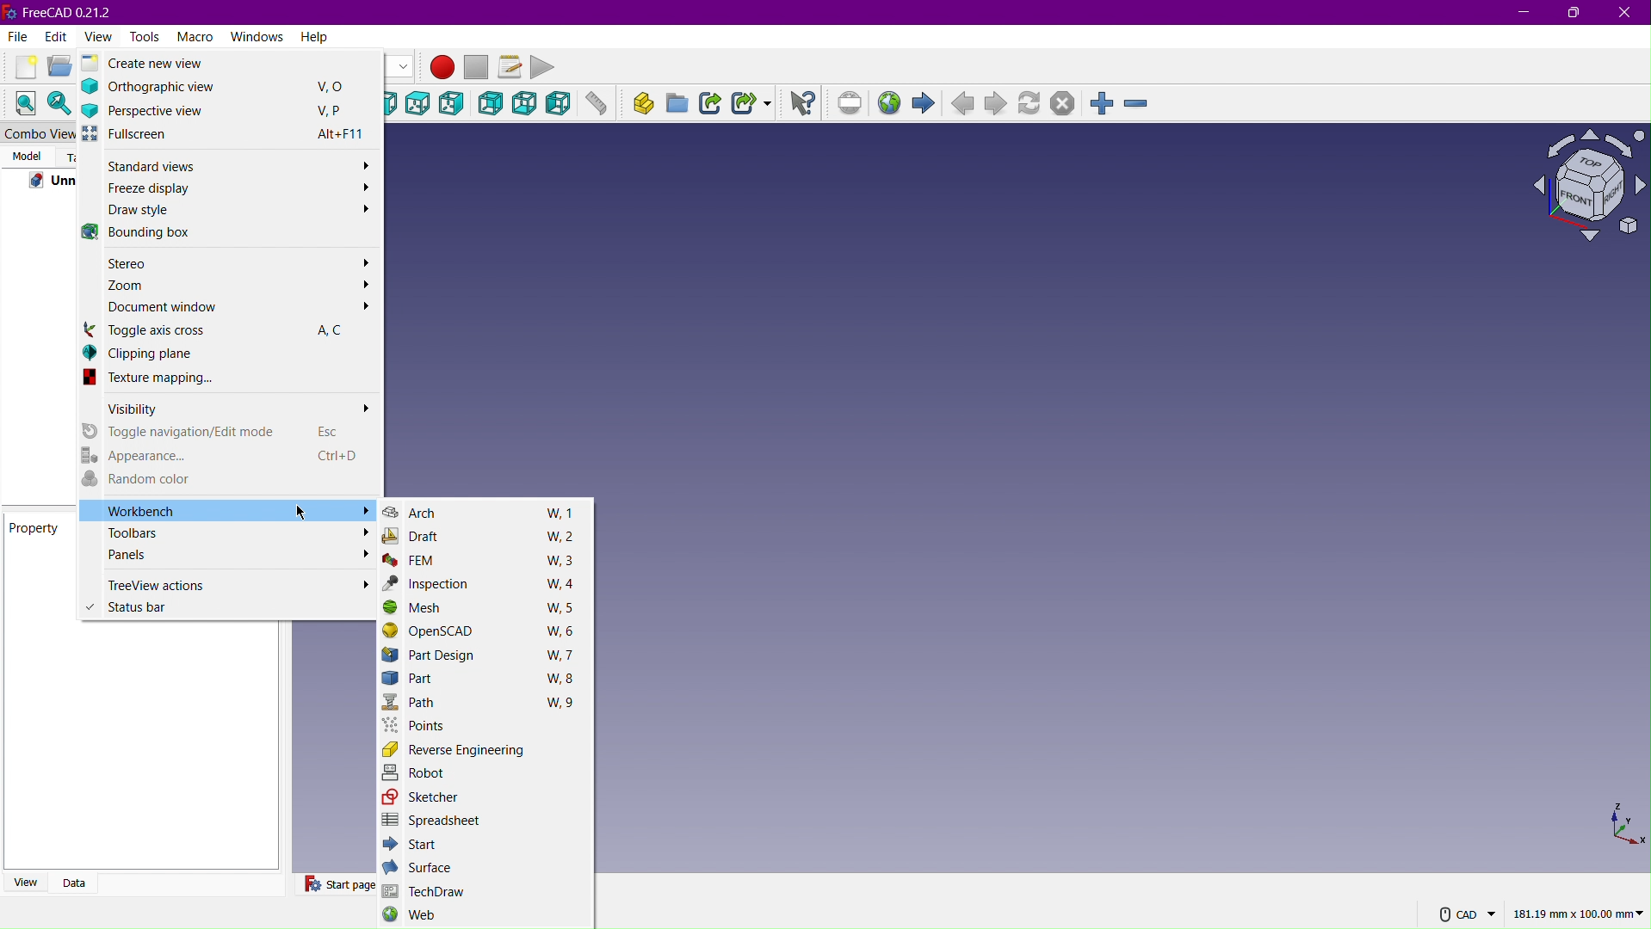  I want to click on Start, so click(417, 846).